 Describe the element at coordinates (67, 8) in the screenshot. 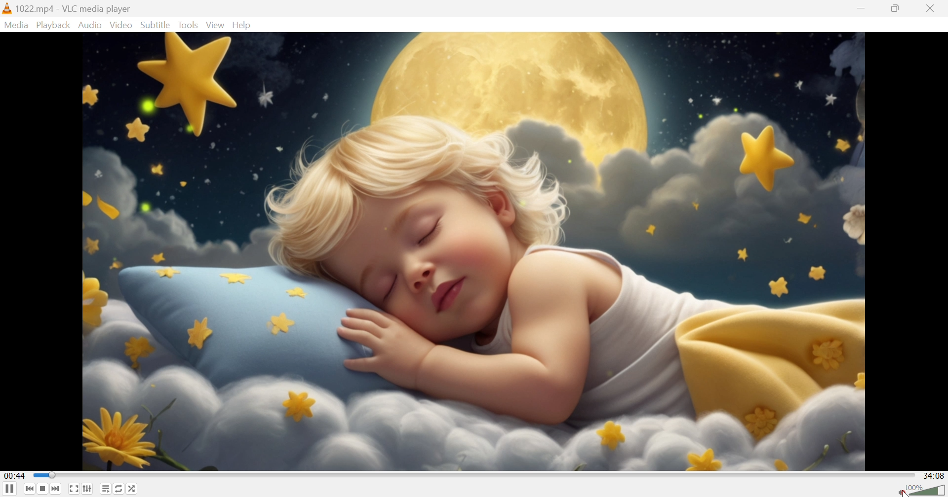

I see `1022.mp4 - VLC media player` at that location.